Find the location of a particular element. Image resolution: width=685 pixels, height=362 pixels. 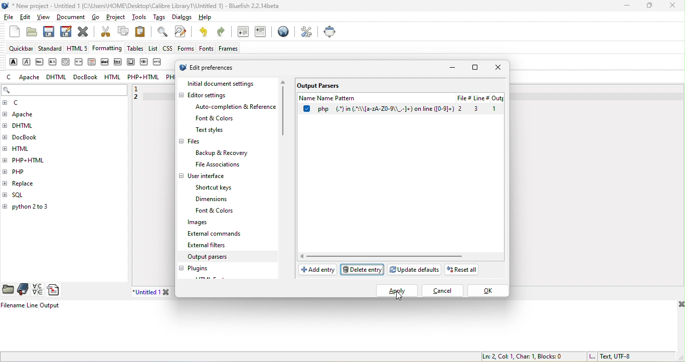

go is located at coordinates (99, 19).